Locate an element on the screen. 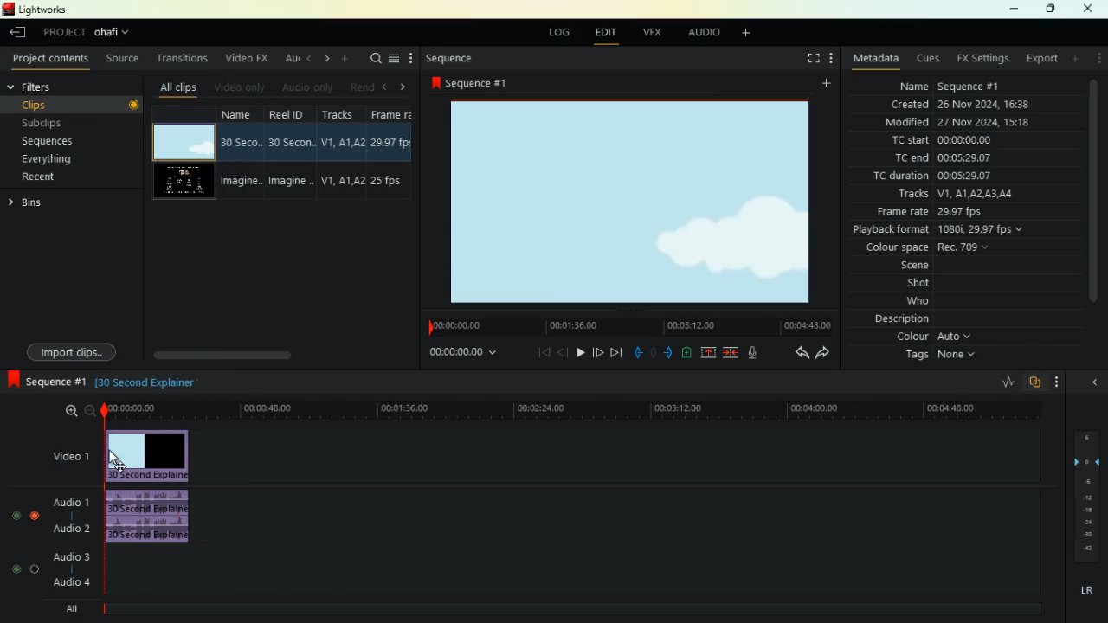 The width and height of the screenshot is (1108, 623). sequence is located at coordinates (461, 59).